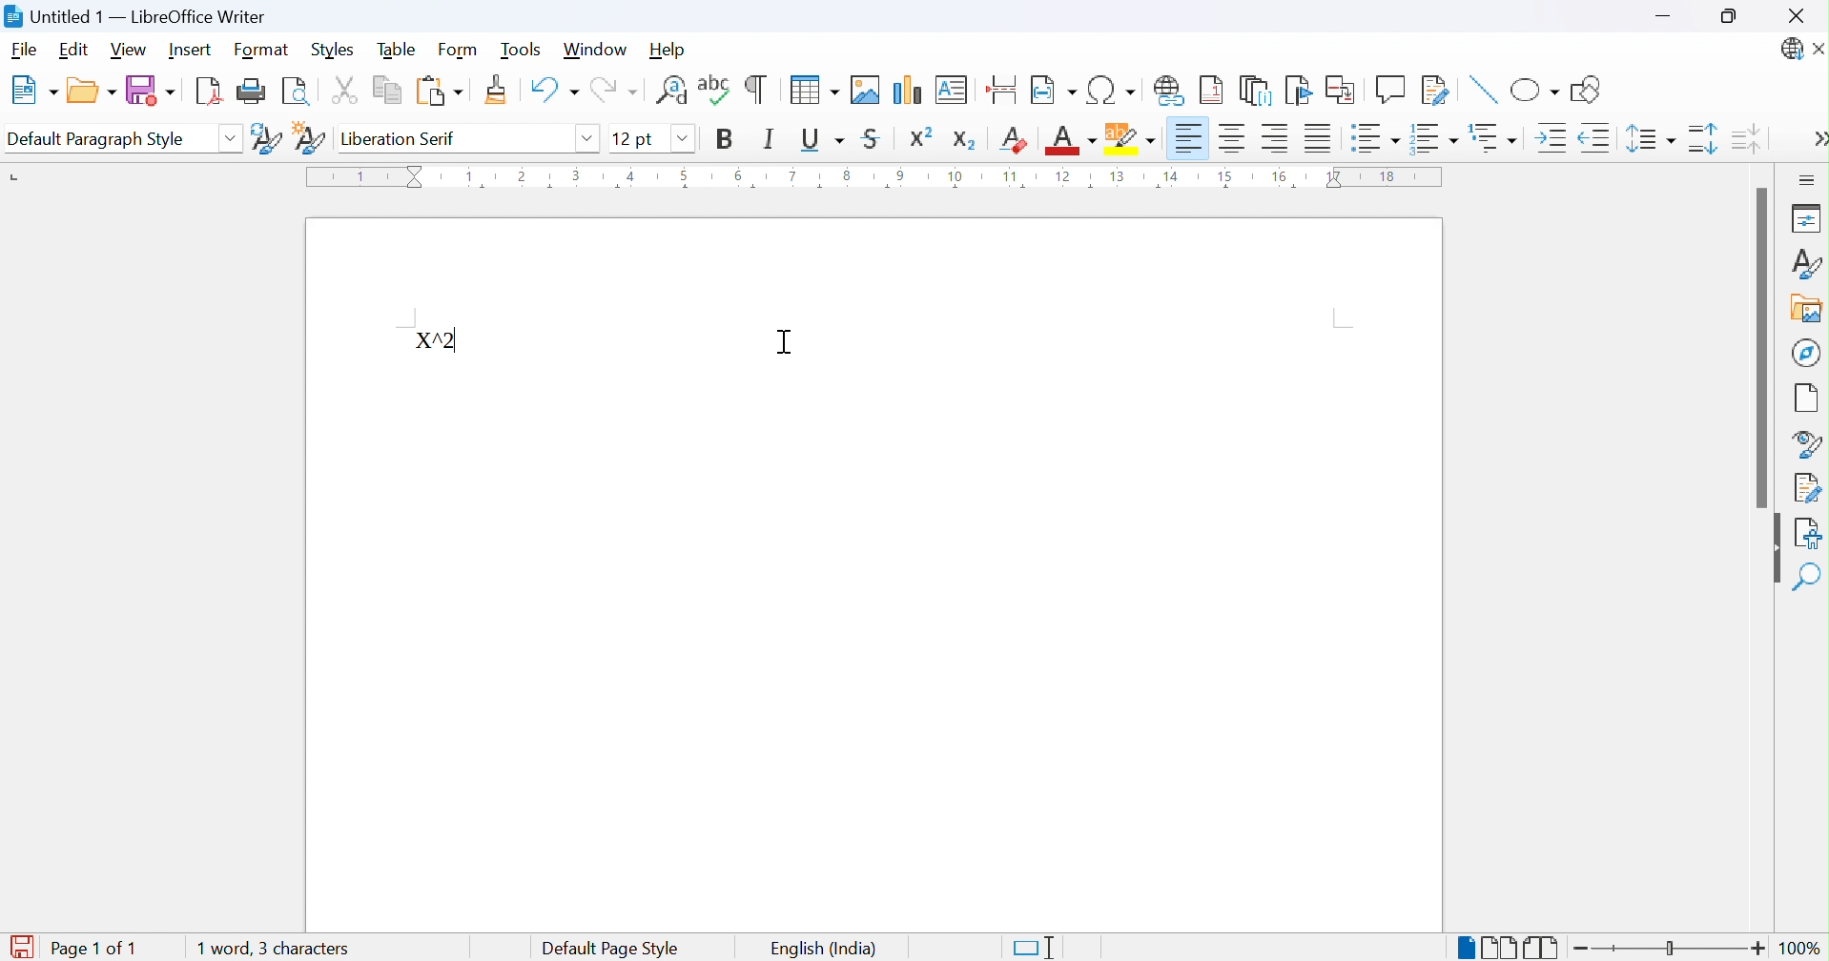 This screenshot has height=961, width=1829. Describe the element at coordinates (231, 141) in the screenshot. I see `Drop down` at that location.